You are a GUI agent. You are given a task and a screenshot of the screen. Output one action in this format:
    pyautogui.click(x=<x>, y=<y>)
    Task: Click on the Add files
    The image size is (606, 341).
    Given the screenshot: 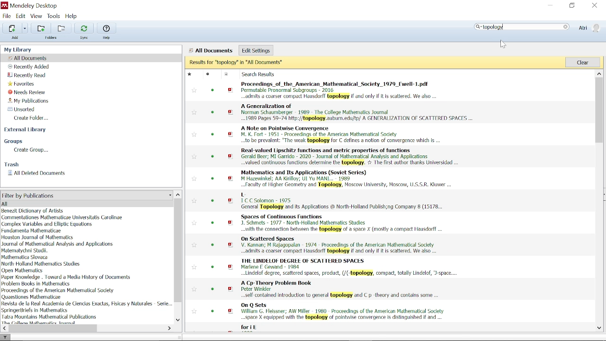 What is the action you would take?
    pyautogui.click(x=11, y=28)
    